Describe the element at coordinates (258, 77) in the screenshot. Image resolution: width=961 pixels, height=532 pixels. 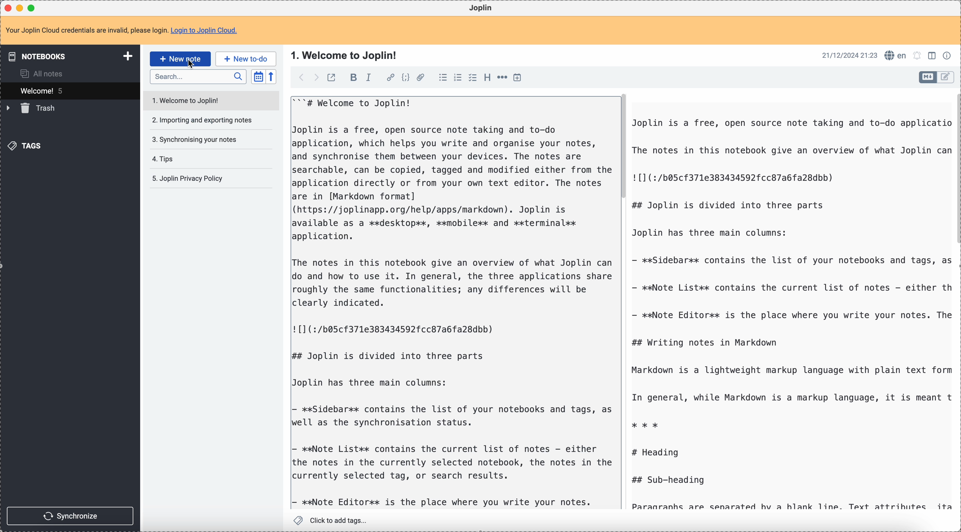
I see `toggle sort order field` at that location.